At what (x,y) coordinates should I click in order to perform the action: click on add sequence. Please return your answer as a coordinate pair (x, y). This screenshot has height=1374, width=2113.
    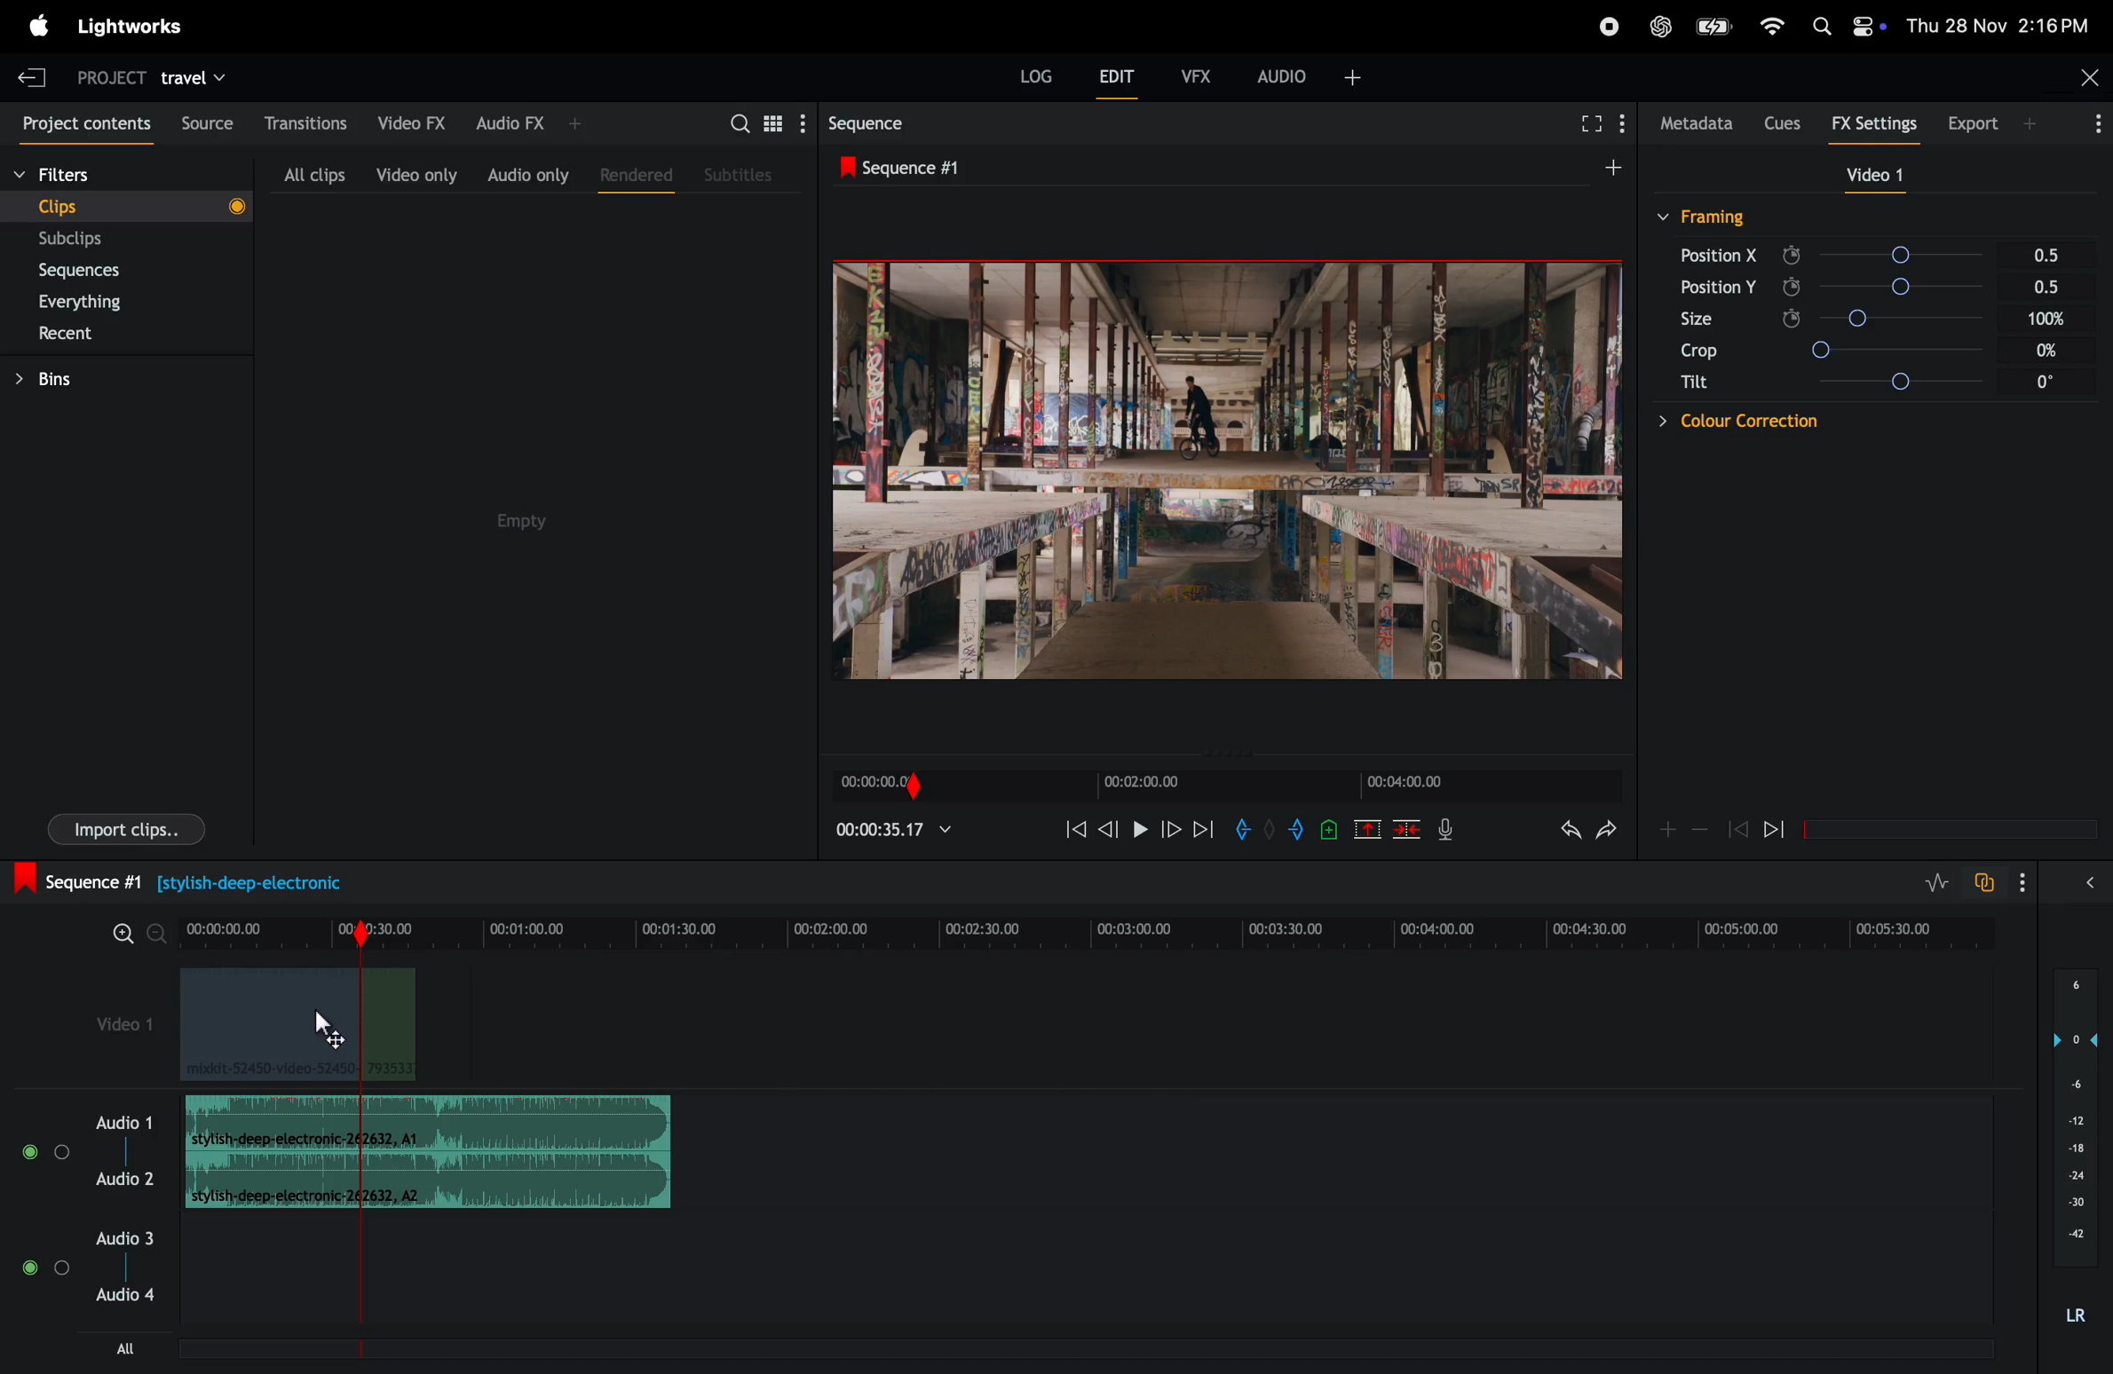
    Looking at the image, I should click on (1610, 164).